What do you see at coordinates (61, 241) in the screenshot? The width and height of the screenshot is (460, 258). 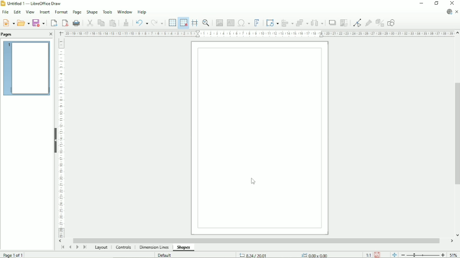 I see `Horizontal scroll button` at bounding box center [61, 241].